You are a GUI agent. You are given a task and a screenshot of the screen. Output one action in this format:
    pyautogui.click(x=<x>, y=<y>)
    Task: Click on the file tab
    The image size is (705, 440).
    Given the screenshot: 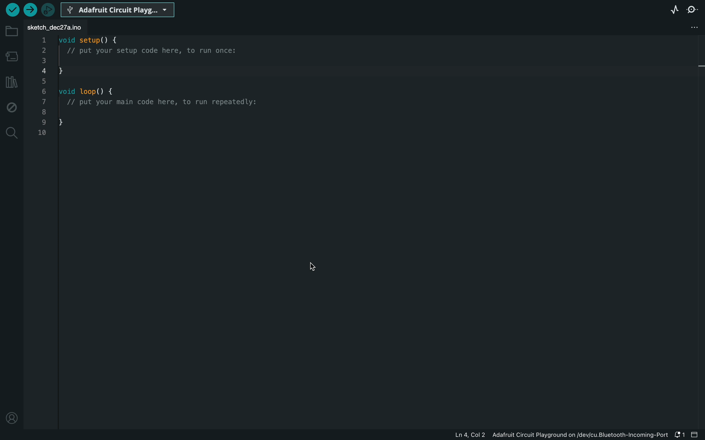 What is the action you would take?
    pyautogui.click(x=58, y=28)
    